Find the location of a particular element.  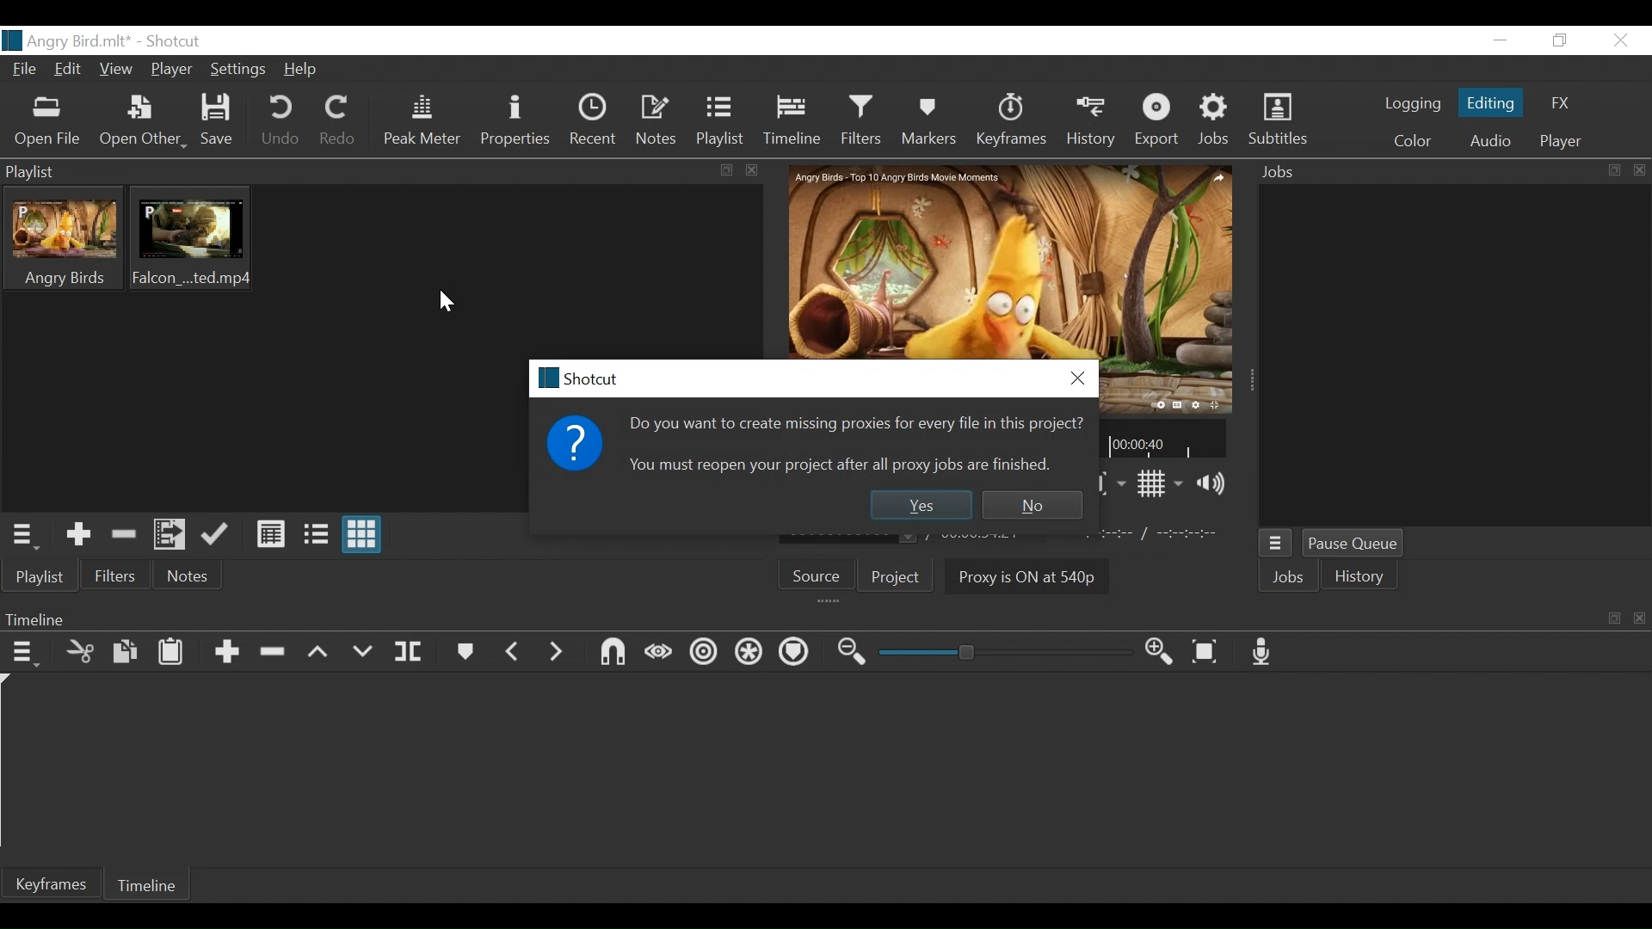

Zoom slider is located at coordinates (997, 654).